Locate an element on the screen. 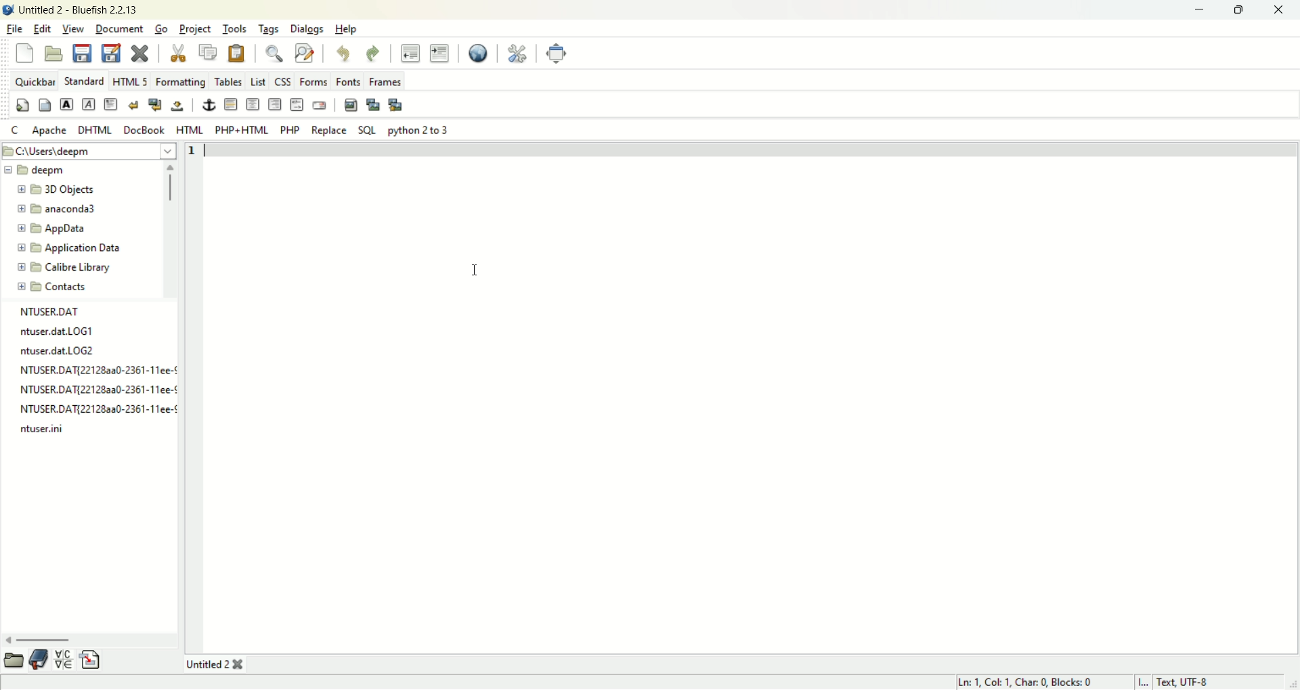  break and clear is located at coordinates (157, 103).